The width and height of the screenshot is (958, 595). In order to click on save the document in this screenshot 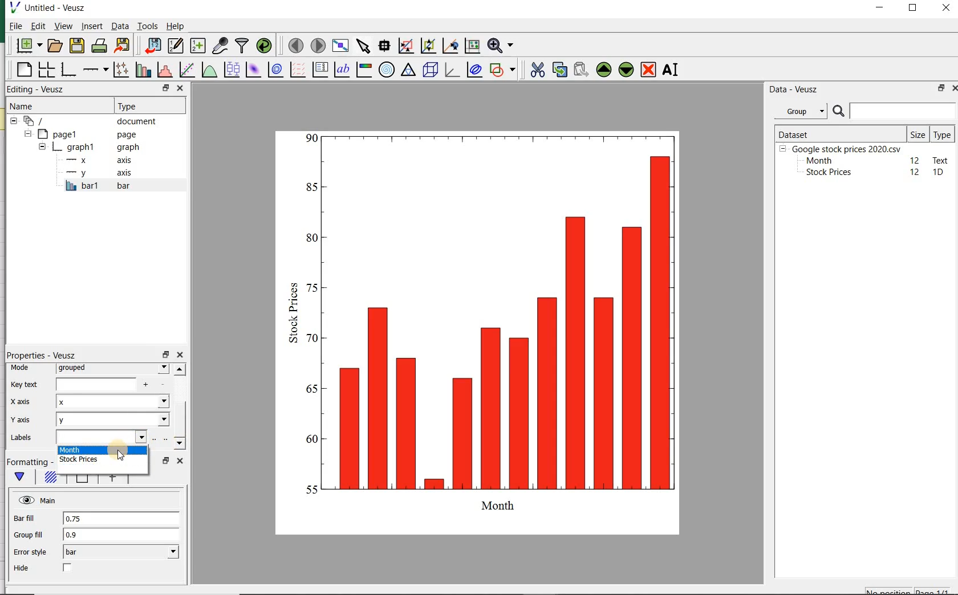, I will do `click(77, 46)`.